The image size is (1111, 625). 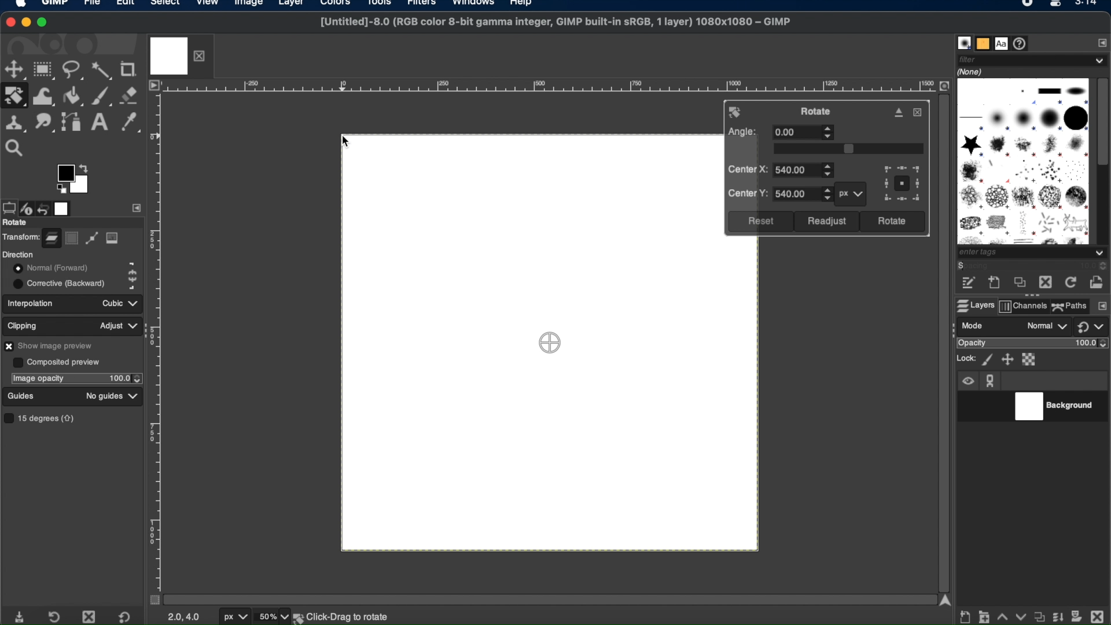 I want to click on layer, so click(x=51, y=236).